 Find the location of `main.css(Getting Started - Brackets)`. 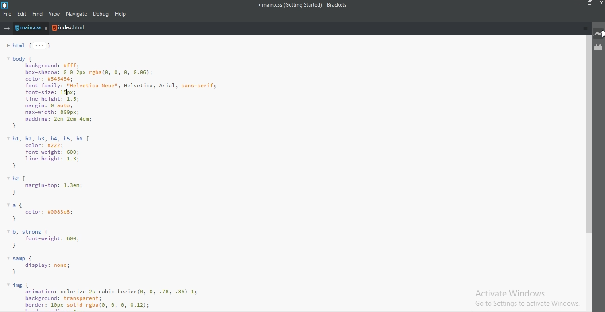

main.css(Getting Started - Brackets) is located at coordinates (302, 5).